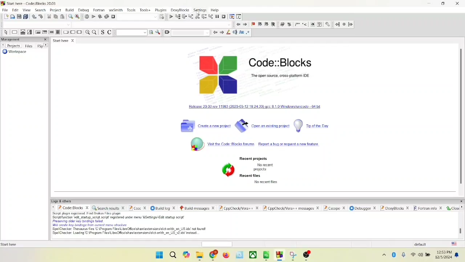  What do you see at coordinates (100, 17) in the screenshot?
I see `build and run` at bounding box center [100, 17].